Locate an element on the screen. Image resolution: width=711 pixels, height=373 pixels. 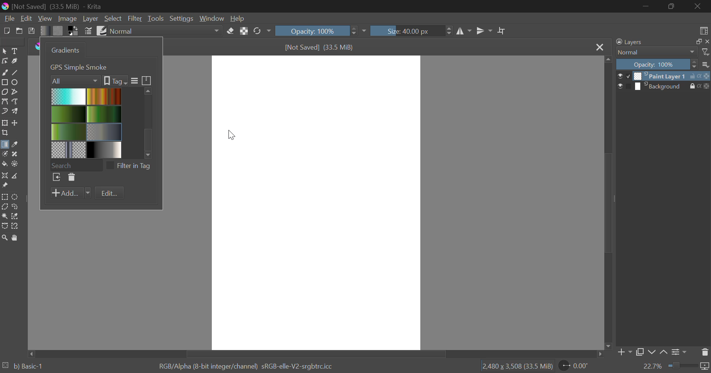
Gradient 4 is located at coordinates (104, 114).